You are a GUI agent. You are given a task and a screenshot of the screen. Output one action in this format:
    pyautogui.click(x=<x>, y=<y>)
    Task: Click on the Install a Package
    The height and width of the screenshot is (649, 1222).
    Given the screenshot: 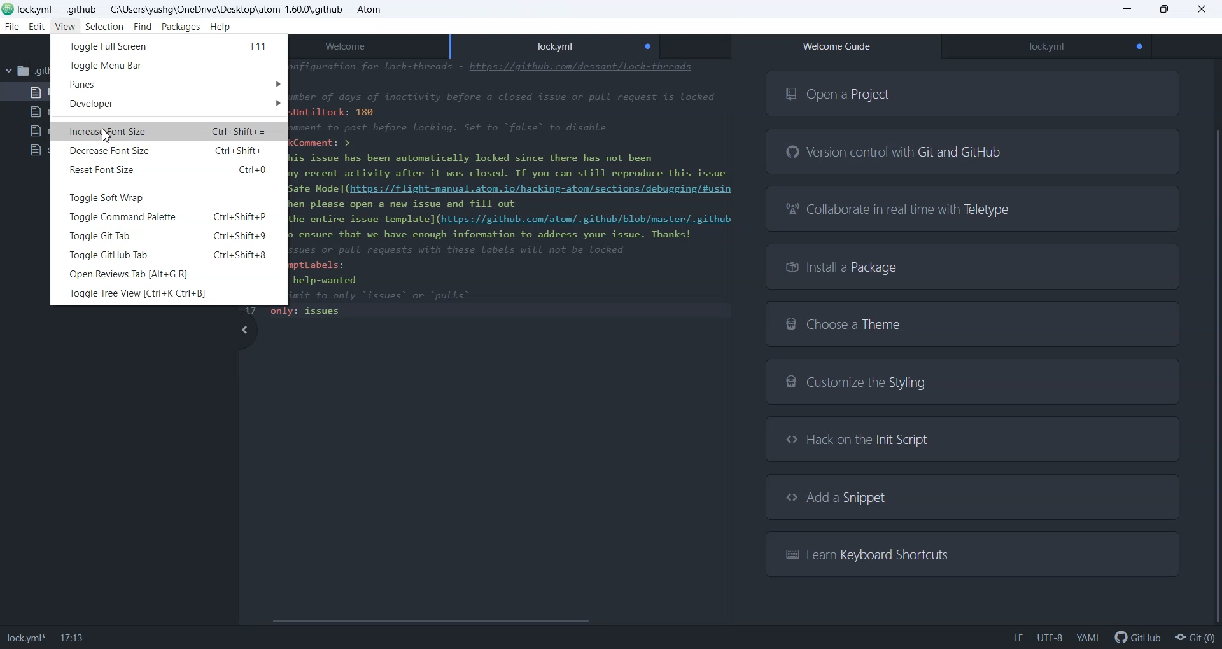 What is the action you would take?
    pyautogui.click(x=974, y=266)
    